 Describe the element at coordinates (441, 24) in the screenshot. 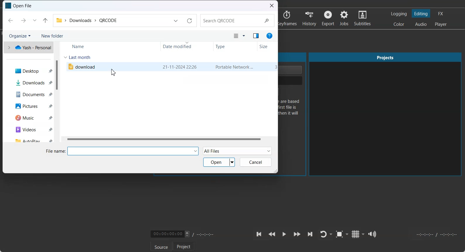

I see `Switching to the Player only layout` at that location.